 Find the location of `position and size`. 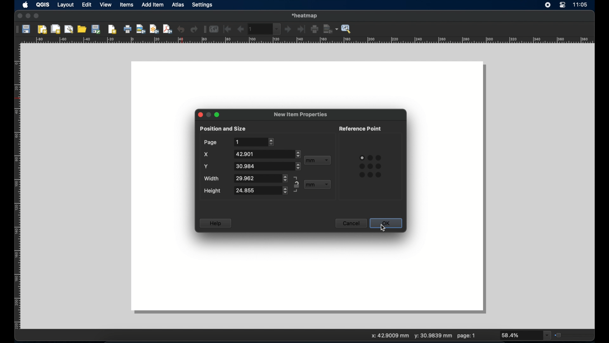

position and size is located at coordinates (223, 129).